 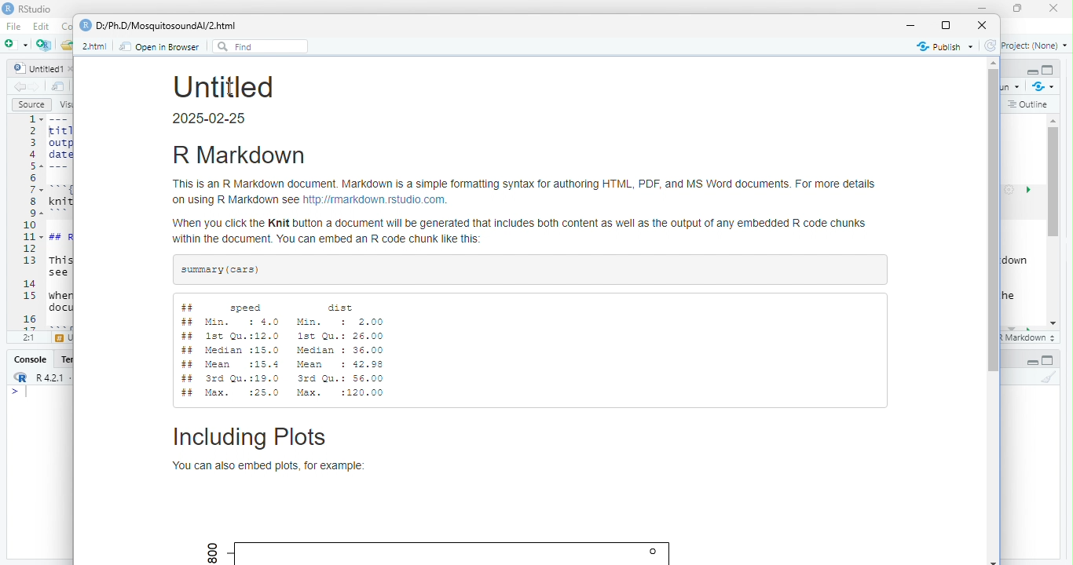 What do you see at coordinates (17, 44) in the screenshot?
I see `open file` at bounding box center [17, 44].